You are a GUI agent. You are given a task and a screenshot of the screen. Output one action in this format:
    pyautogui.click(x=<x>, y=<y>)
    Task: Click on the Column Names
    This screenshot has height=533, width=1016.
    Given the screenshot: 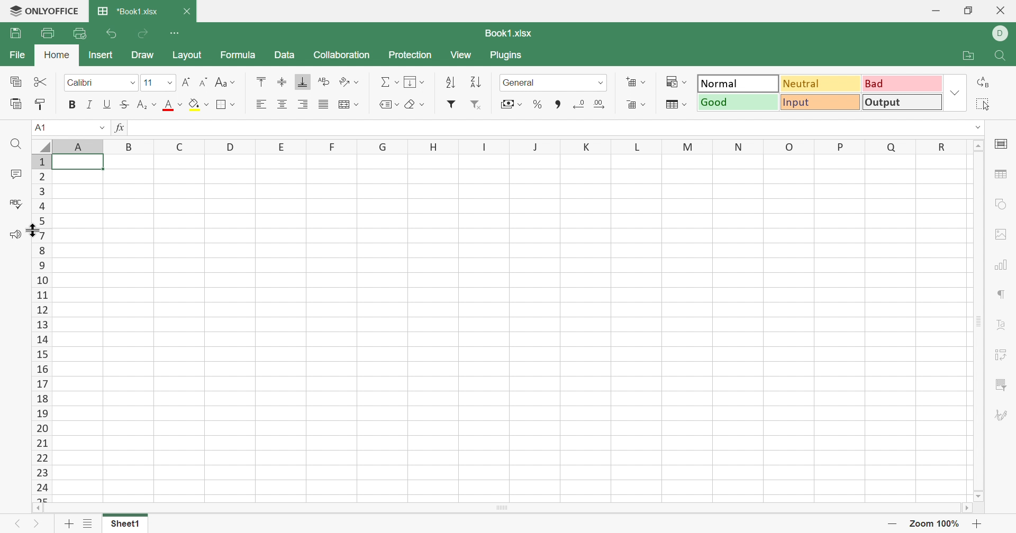 What is the action you would take?
    pyautogui.click(x=500, y=146)
    